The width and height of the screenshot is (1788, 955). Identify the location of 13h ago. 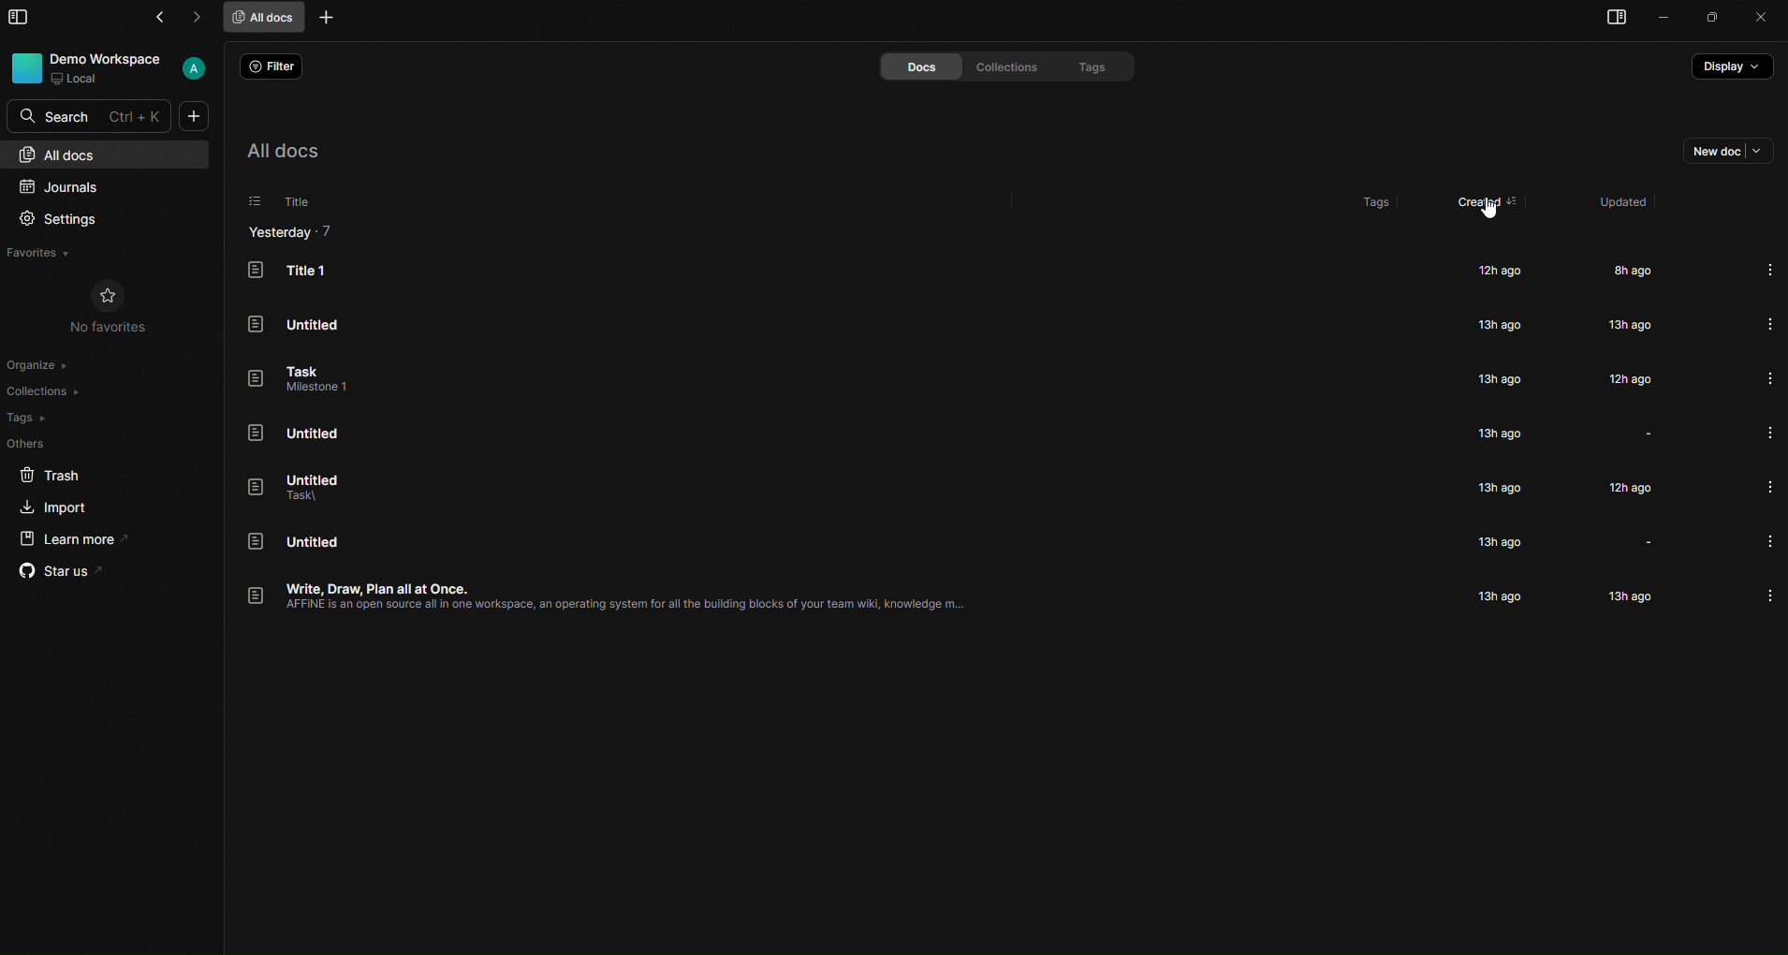
(1502, 540).